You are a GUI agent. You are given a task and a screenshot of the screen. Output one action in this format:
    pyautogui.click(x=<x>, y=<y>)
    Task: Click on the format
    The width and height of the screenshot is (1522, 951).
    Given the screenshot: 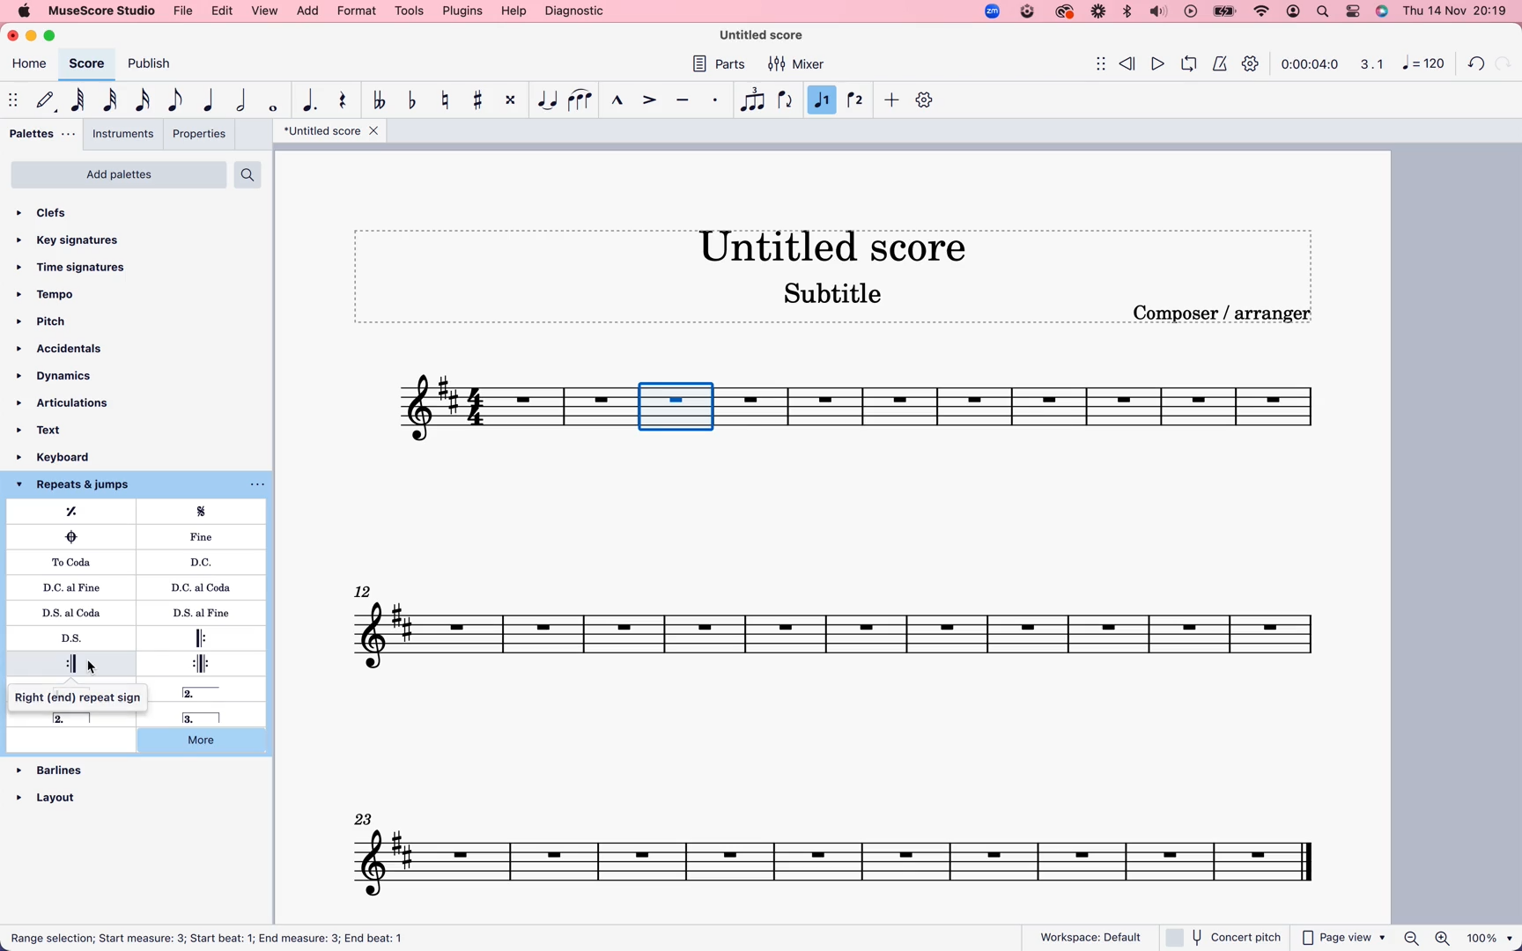 What is the action you would take?
    pyautogui.click(x=356, y=11)
    